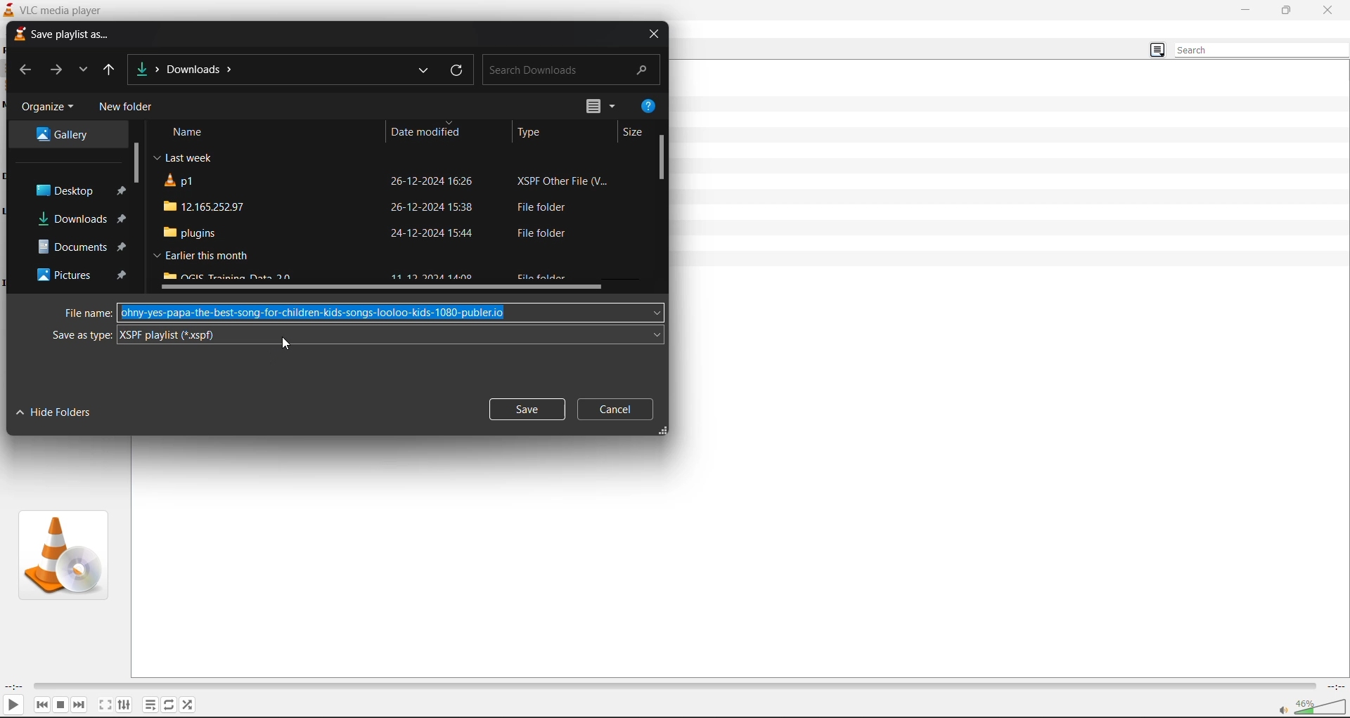 This screenshot has height=718, width=1350. I want to click on size, so click(634, 133).